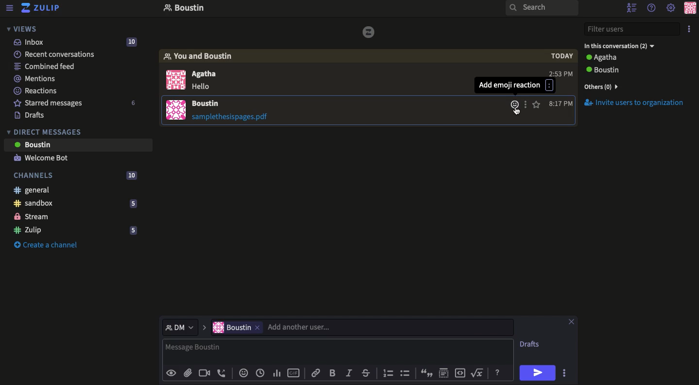 This screenshot has width=699, height=385. Describe the element at coordinates (172, 373) in the screenshot. I see `Preview` at that location.